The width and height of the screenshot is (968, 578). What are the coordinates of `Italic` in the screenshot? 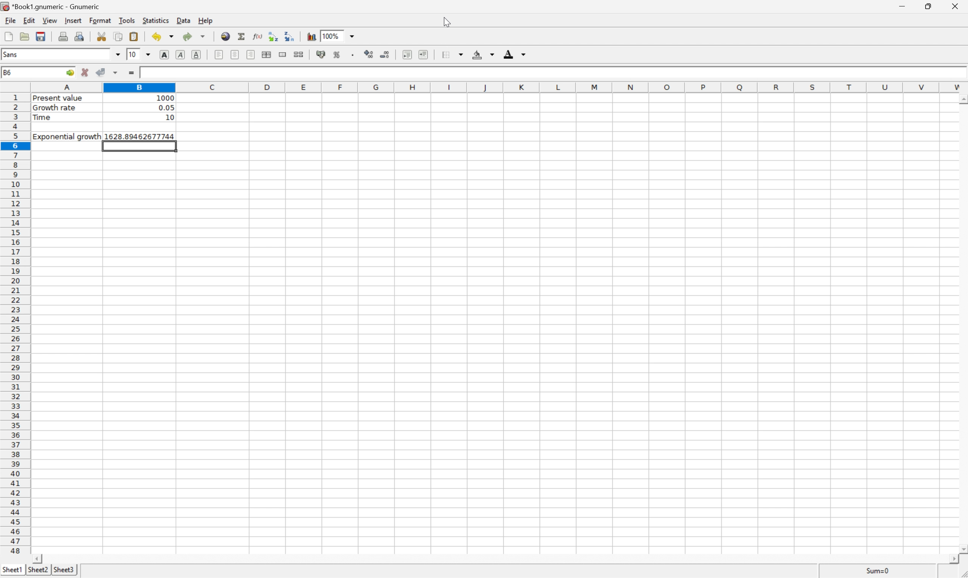 It's located at (180, 54).